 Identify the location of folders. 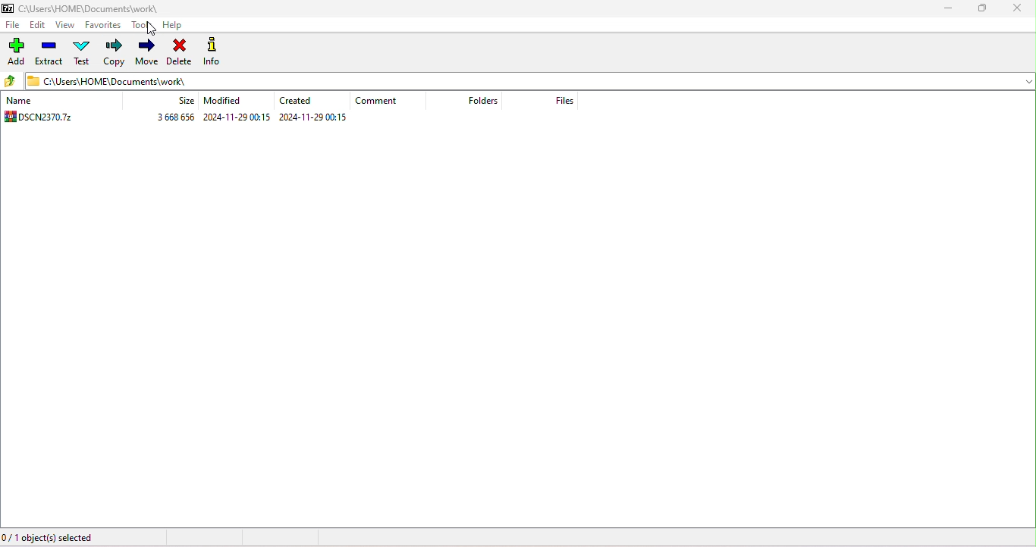
(473, 101).